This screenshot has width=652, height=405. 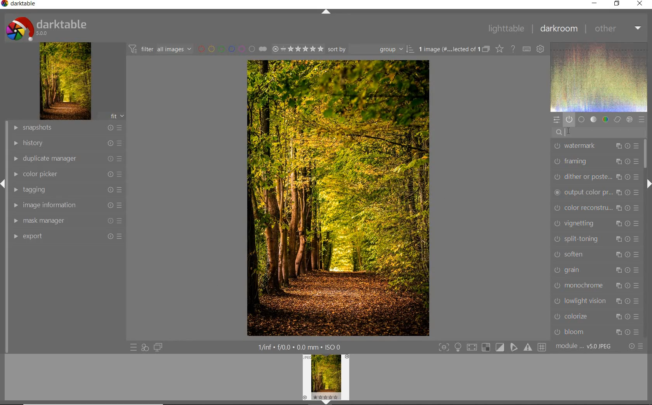 I want to click on preset, so click(x=641, y=119).